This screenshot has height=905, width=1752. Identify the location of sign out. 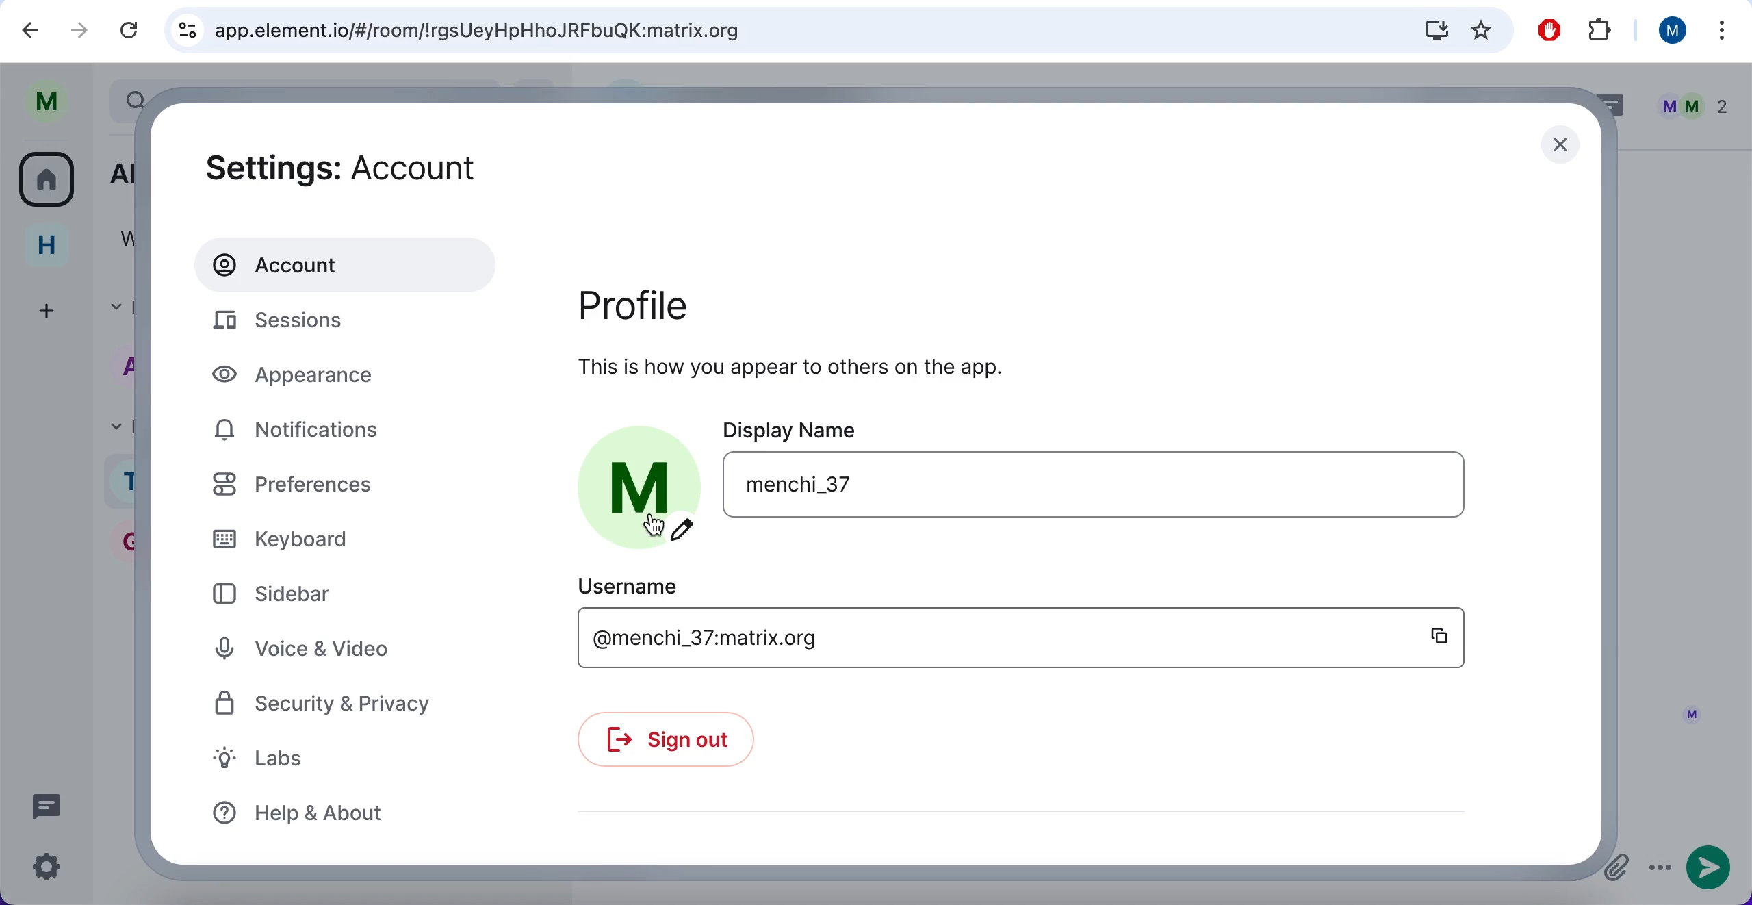
(682, 747).